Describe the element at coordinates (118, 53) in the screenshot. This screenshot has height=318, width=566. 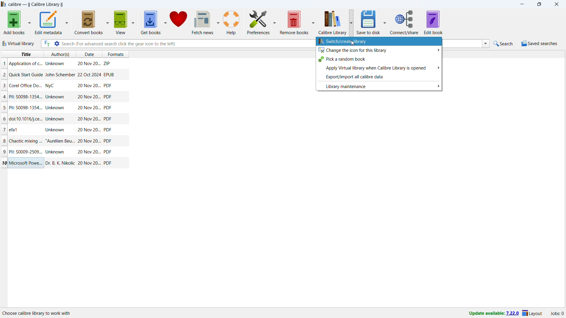
I see `formats` at that location.